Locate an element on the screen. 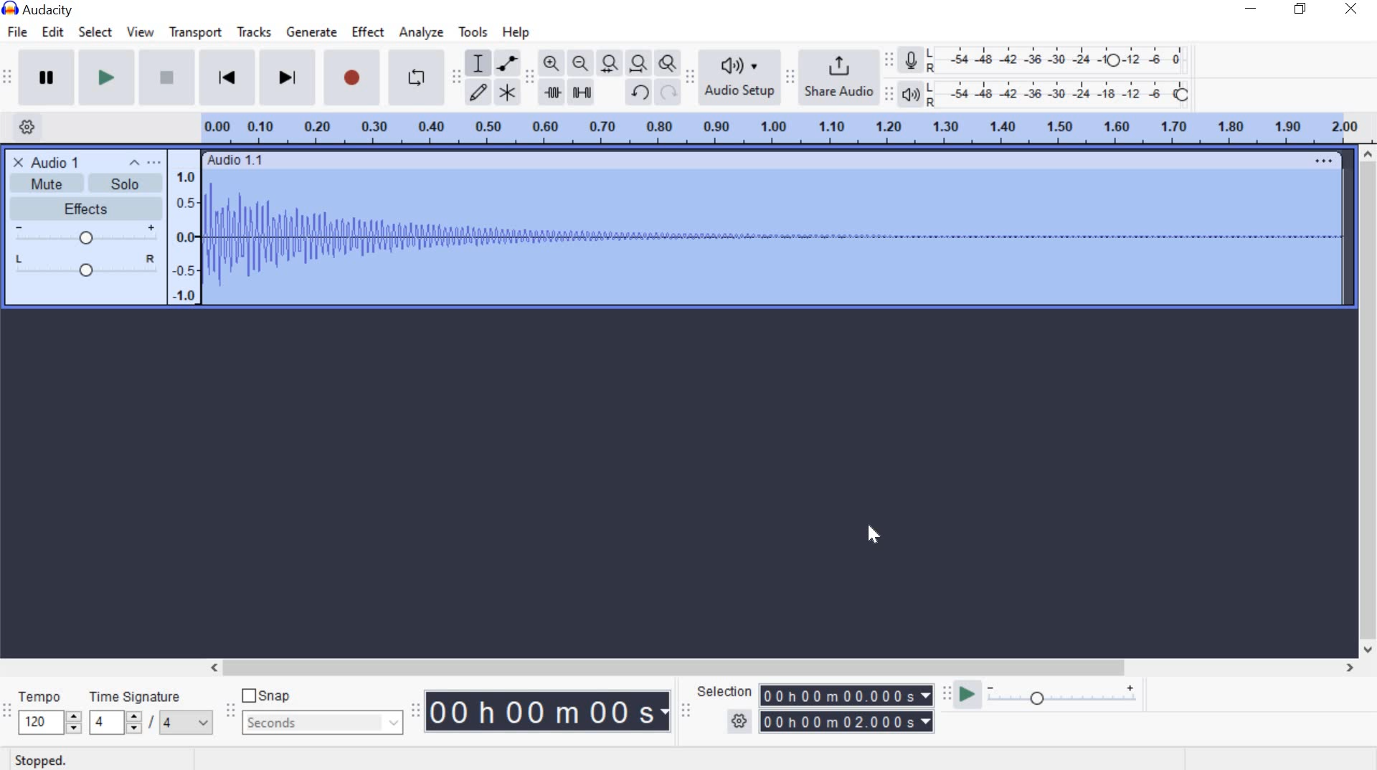 The width and height of the screenshot is (1377, 770). snap is located at coordinates (266, 695).